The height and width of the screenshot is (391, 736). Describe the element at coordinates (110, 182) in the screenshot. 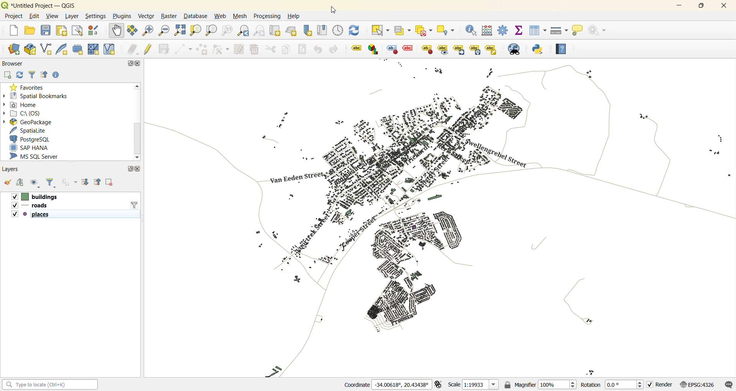

I see `remove` at that location.